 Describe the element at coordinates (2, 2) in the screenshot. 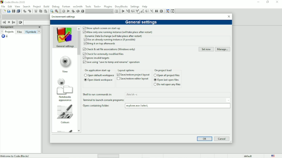

I see `logo` at that location.